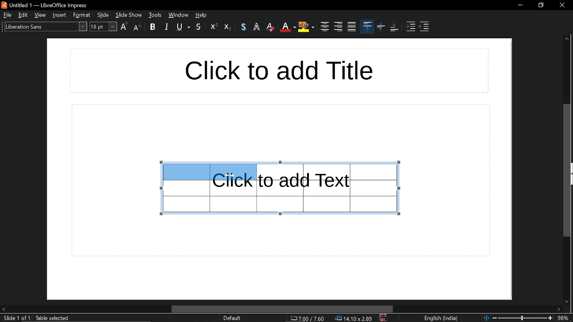 The height and width of the screenshot is (322, 573). I want to click on center vertically, so click(381, 27).